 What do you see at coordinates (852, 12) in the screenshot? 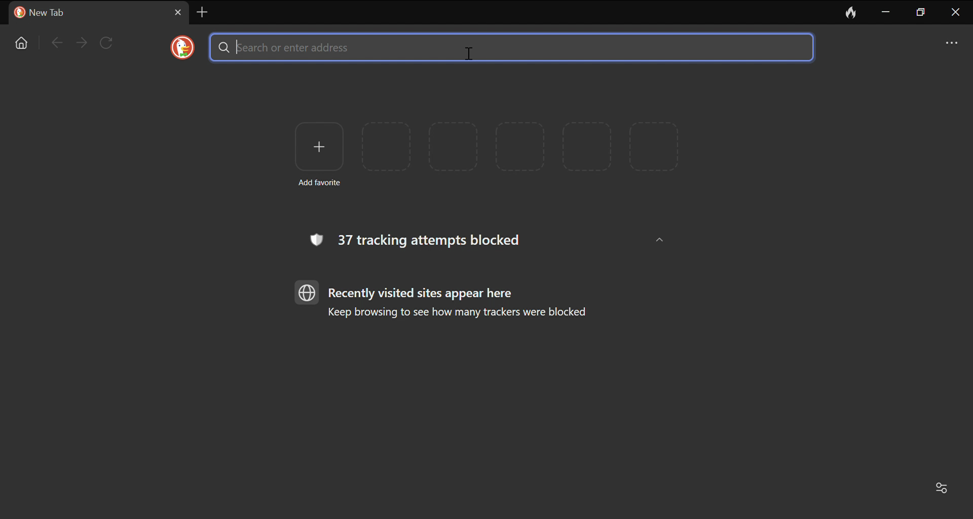
I see `Leave no trace` at bounding box center [852, 12].